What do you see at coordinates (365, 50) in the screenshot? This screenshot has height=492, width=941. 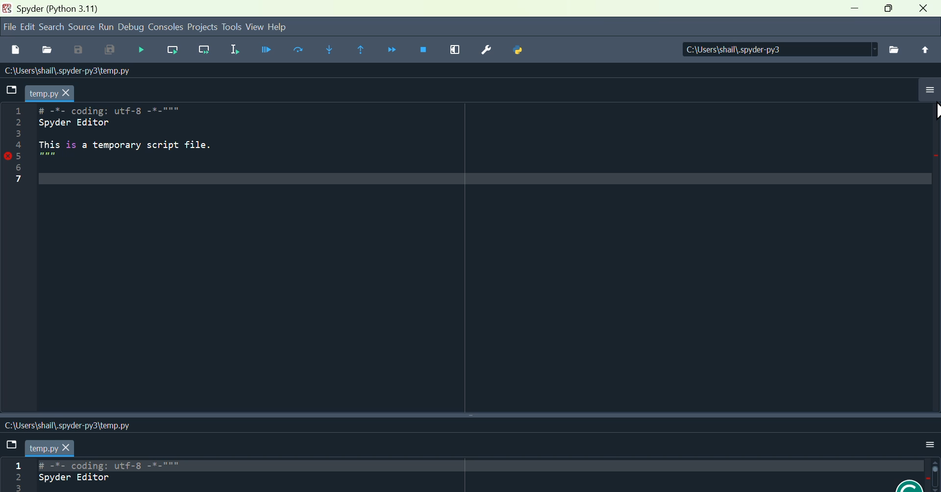 I see `execute until same function return` at bounding box center [365, 50].